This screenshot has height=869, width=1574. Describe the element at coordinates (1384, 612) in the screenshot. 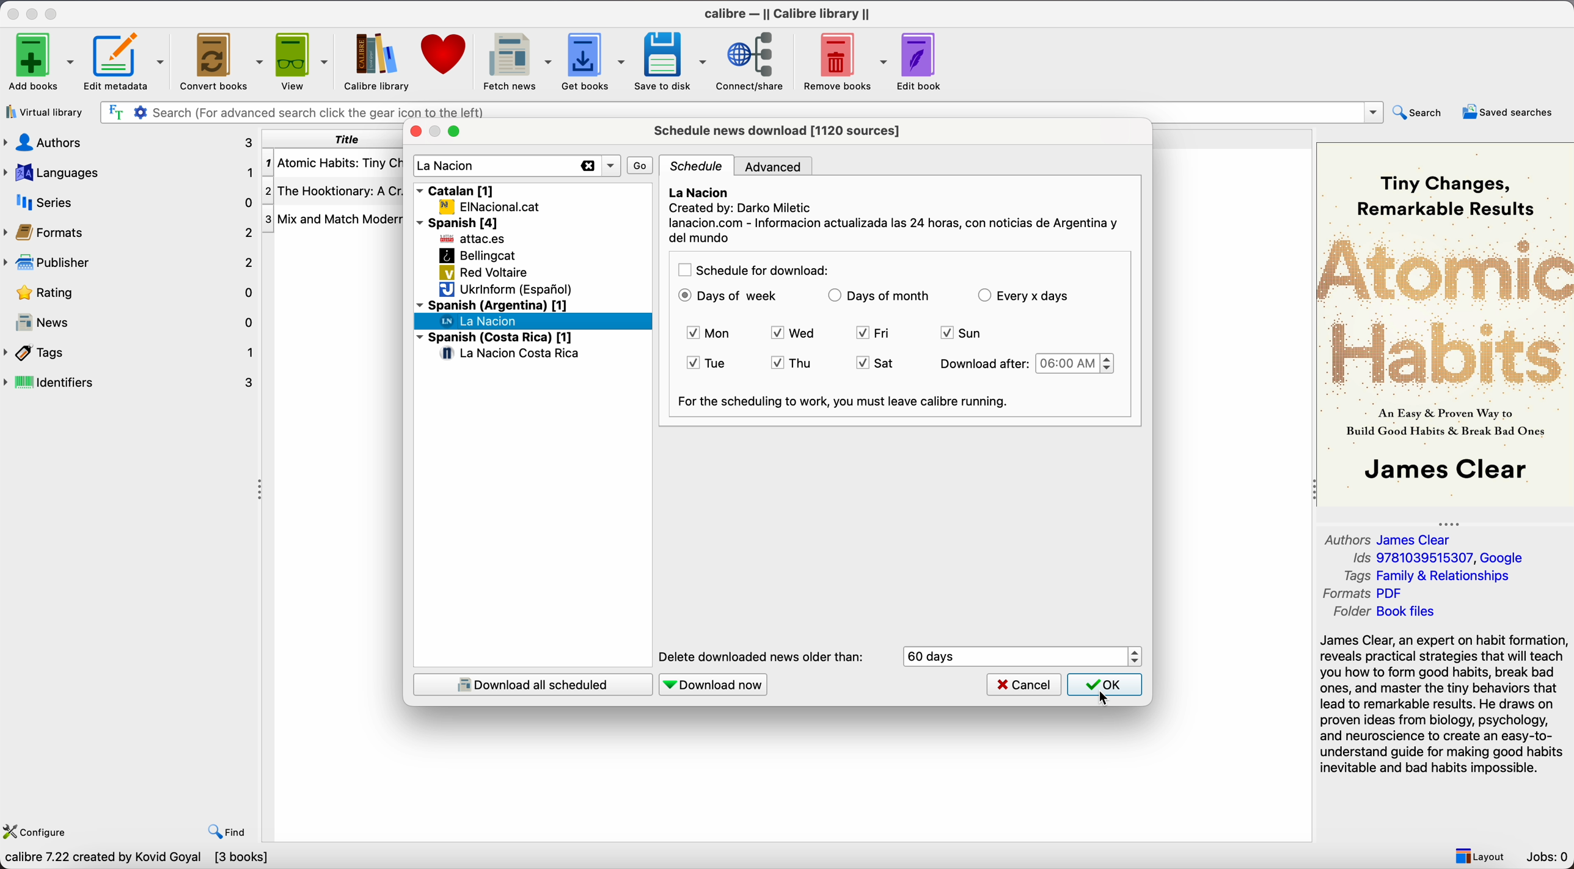

I see `Folder Book files` at that location.